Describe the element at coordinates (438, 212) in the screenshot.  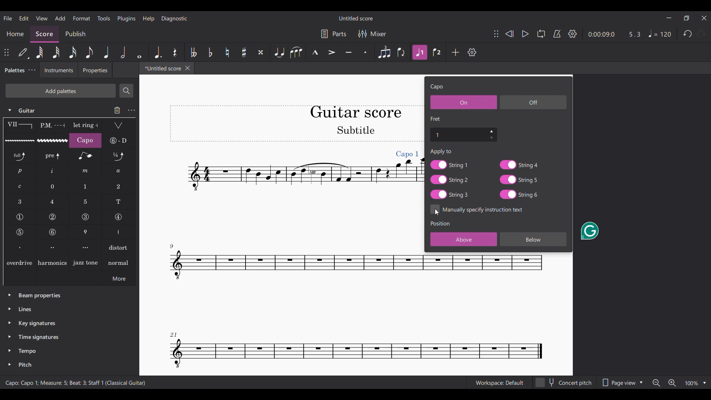
I see `Cursor` at that location.